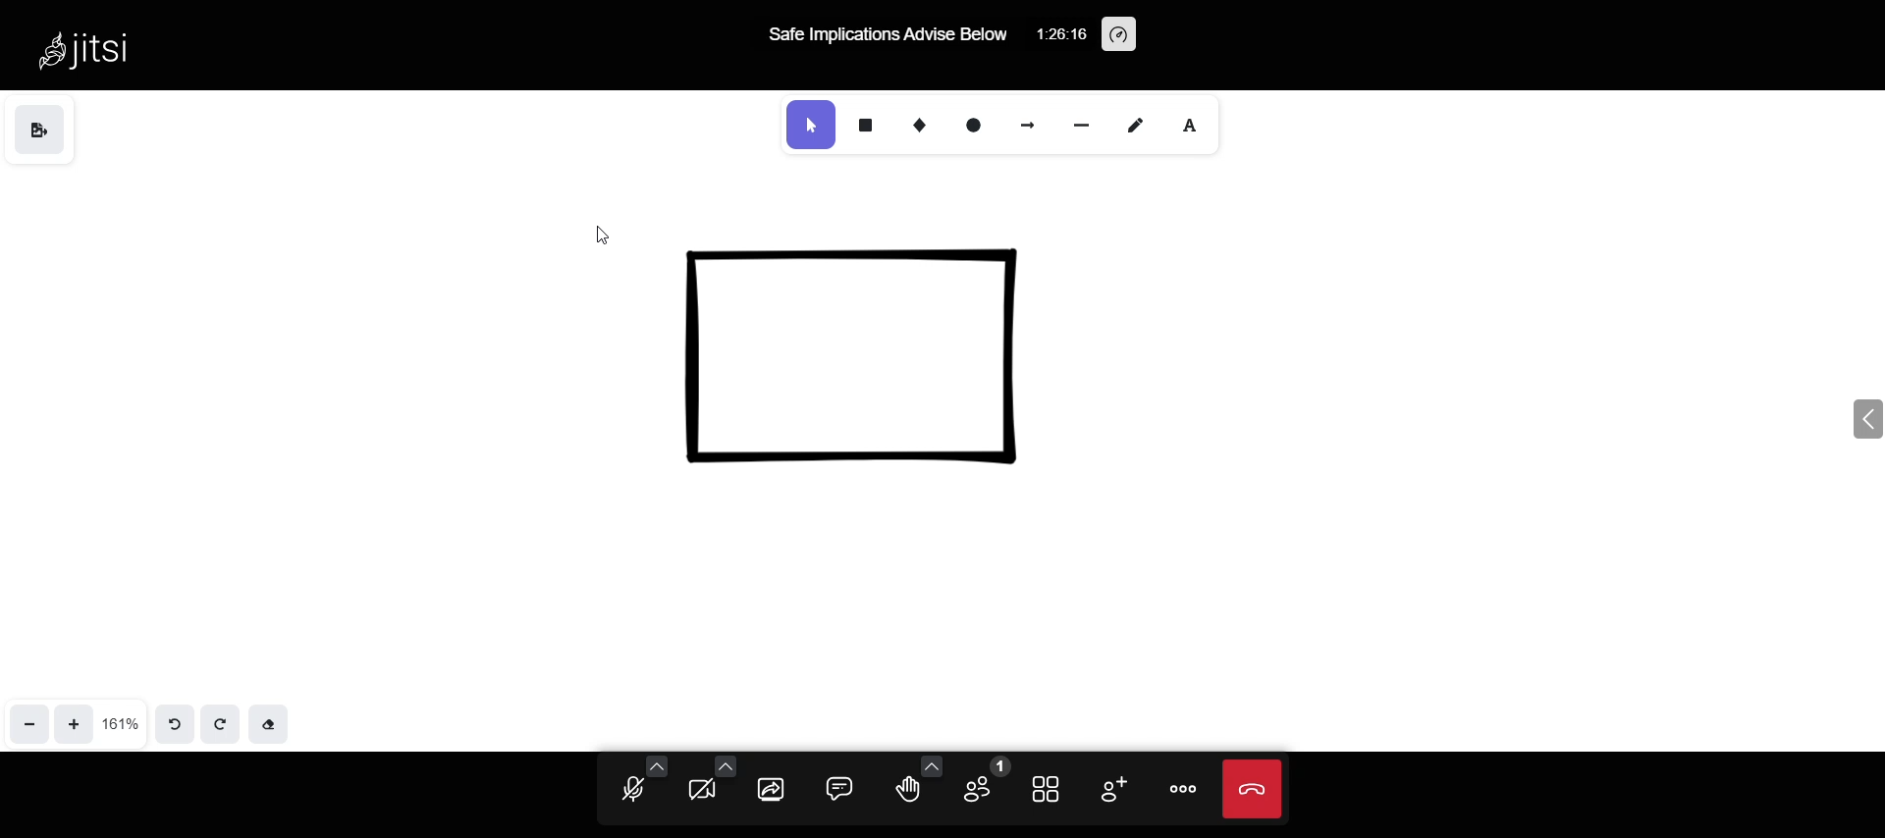 The height and width of the screenshot is (838, 1885). I want to click on rectangle, so click(868, 123).